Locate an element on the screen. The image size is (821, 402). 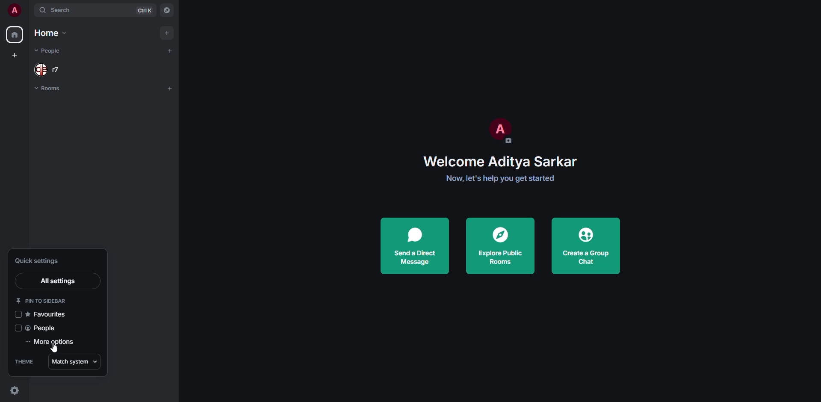
all settings is located at coordinates (56, 280).